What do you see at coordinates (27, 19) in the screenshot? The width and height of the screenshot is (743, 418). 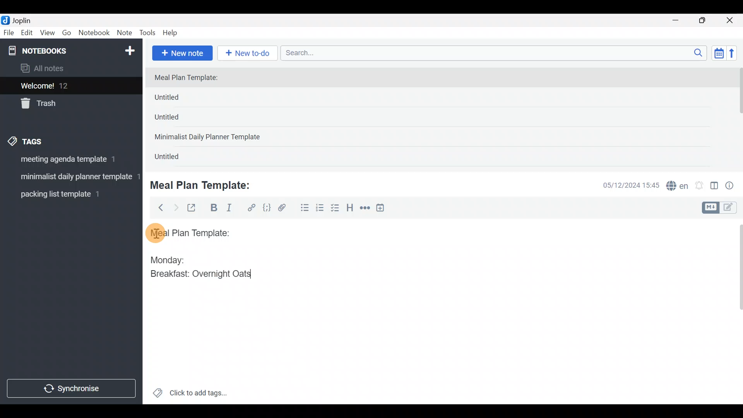 I see `Joplin` at bounding box center [27, 19].